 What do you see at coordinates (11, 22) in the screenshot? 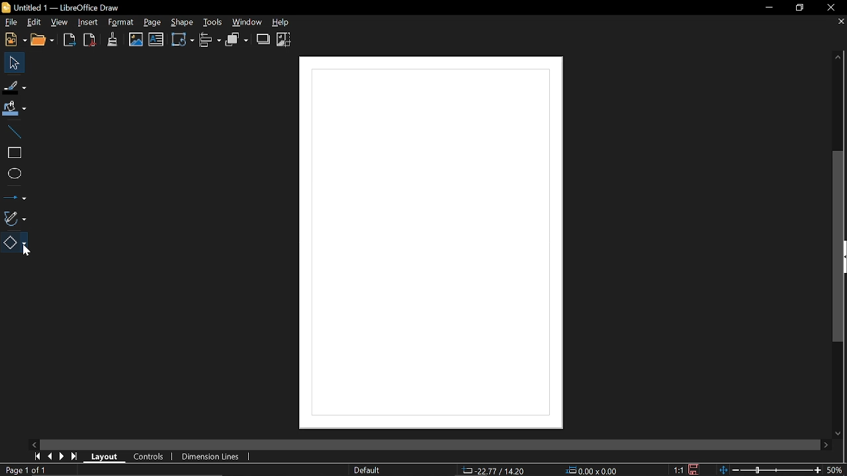
I see `File` at bounding box center [11, 22].